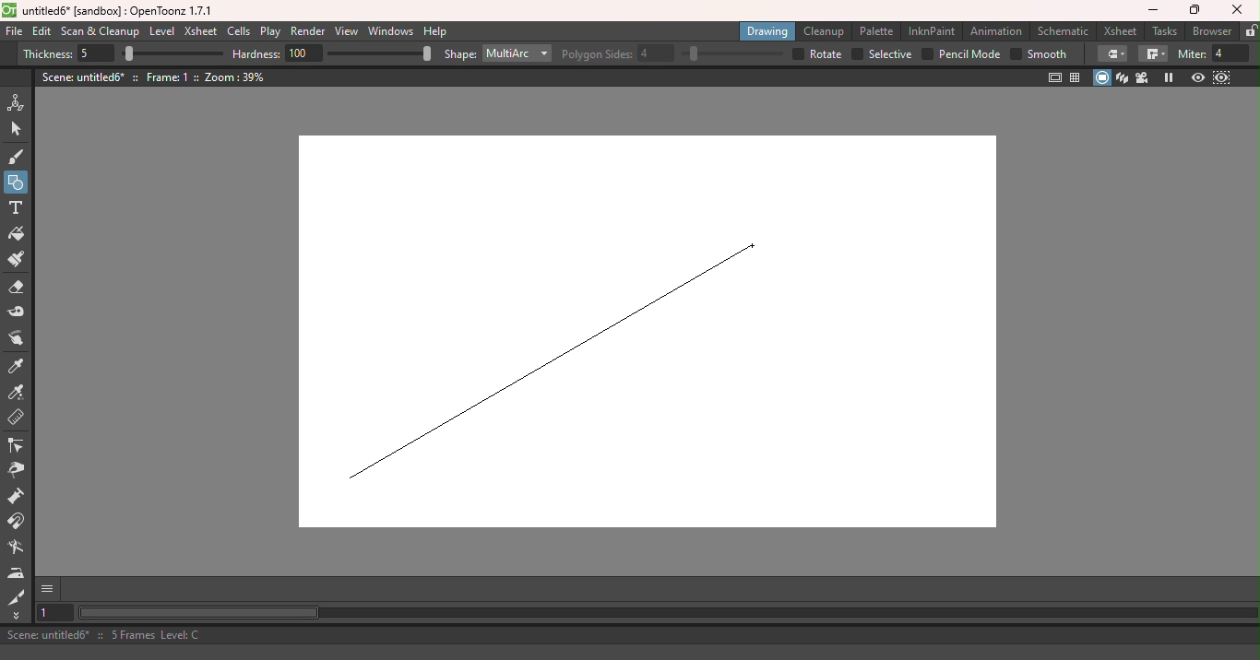  What do you see at coordinates (100, 31) in the screenshot?
I see `Scan & Cleanup` at bounding box center [100, 31].